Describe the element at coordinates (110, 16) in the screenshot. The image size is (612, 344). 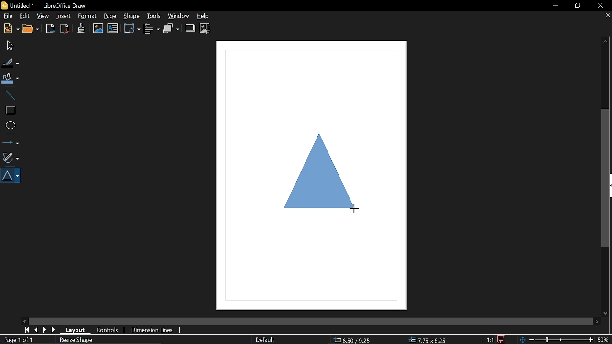
I see `Page` at that location.